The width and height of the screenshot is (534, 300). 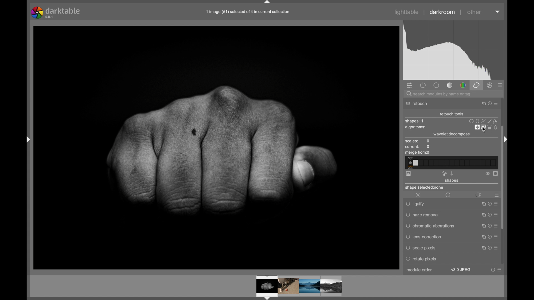 What do you see at coordinates (407, 12) in the screenshot?
I see `lighttable` at bounding box center [407, 12].